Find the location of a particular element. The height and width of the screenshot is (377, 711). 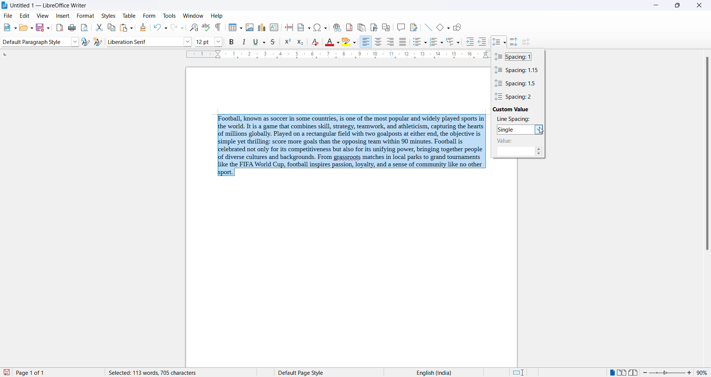

show track changes functions is located at coordinates (414, 27).